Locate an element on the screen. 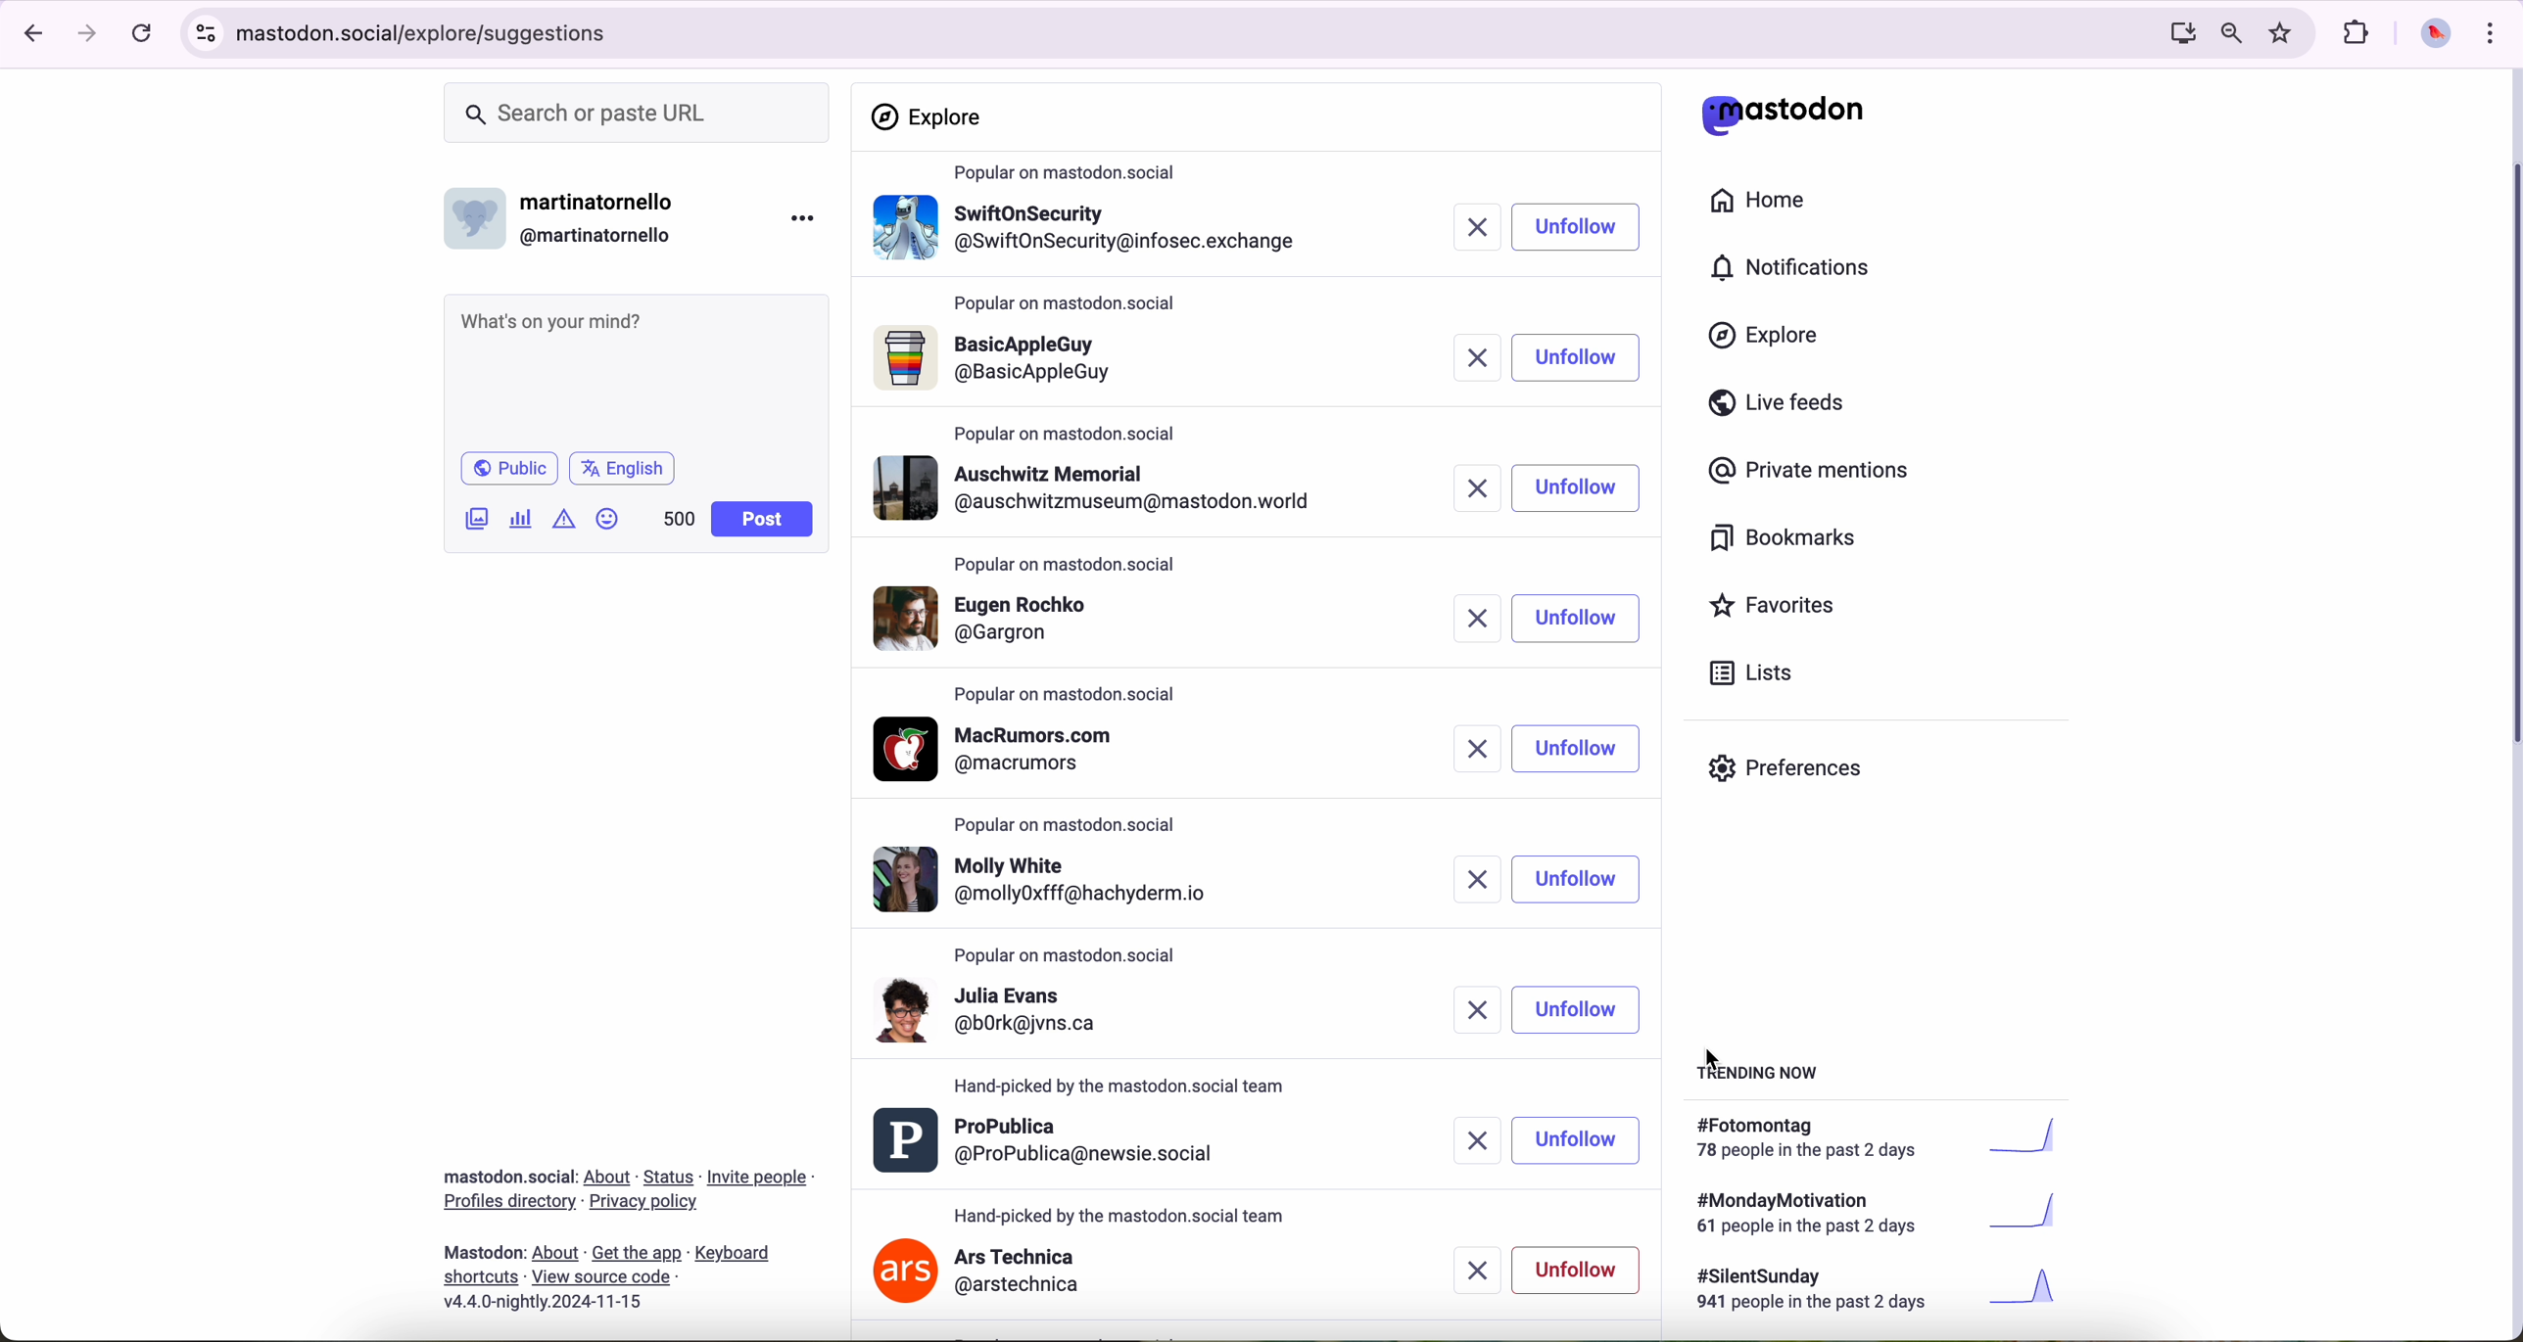 This screenshot has height=1342, width=2523. zoom out is located at coordinates (2229, 31).